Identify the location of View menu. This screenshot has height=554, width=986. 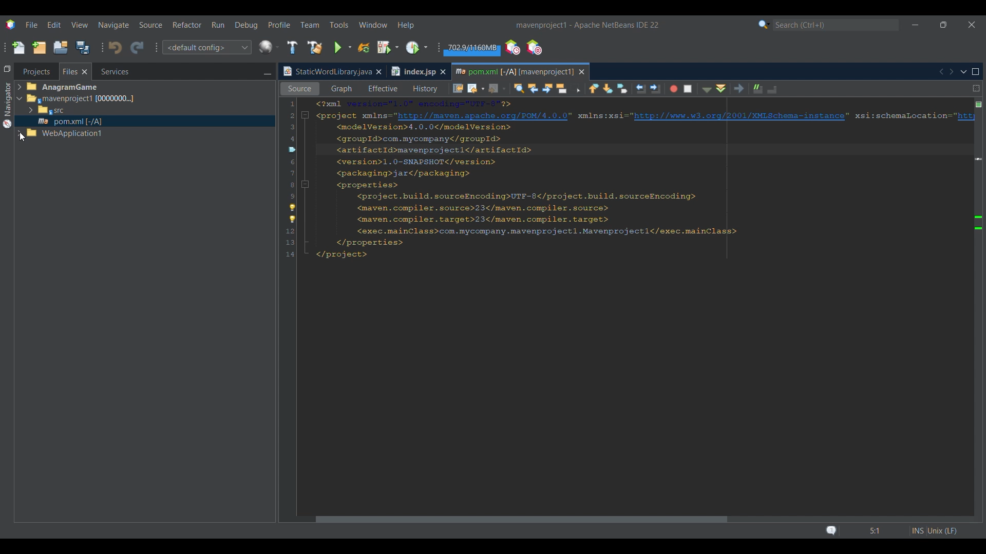
(80, 25).